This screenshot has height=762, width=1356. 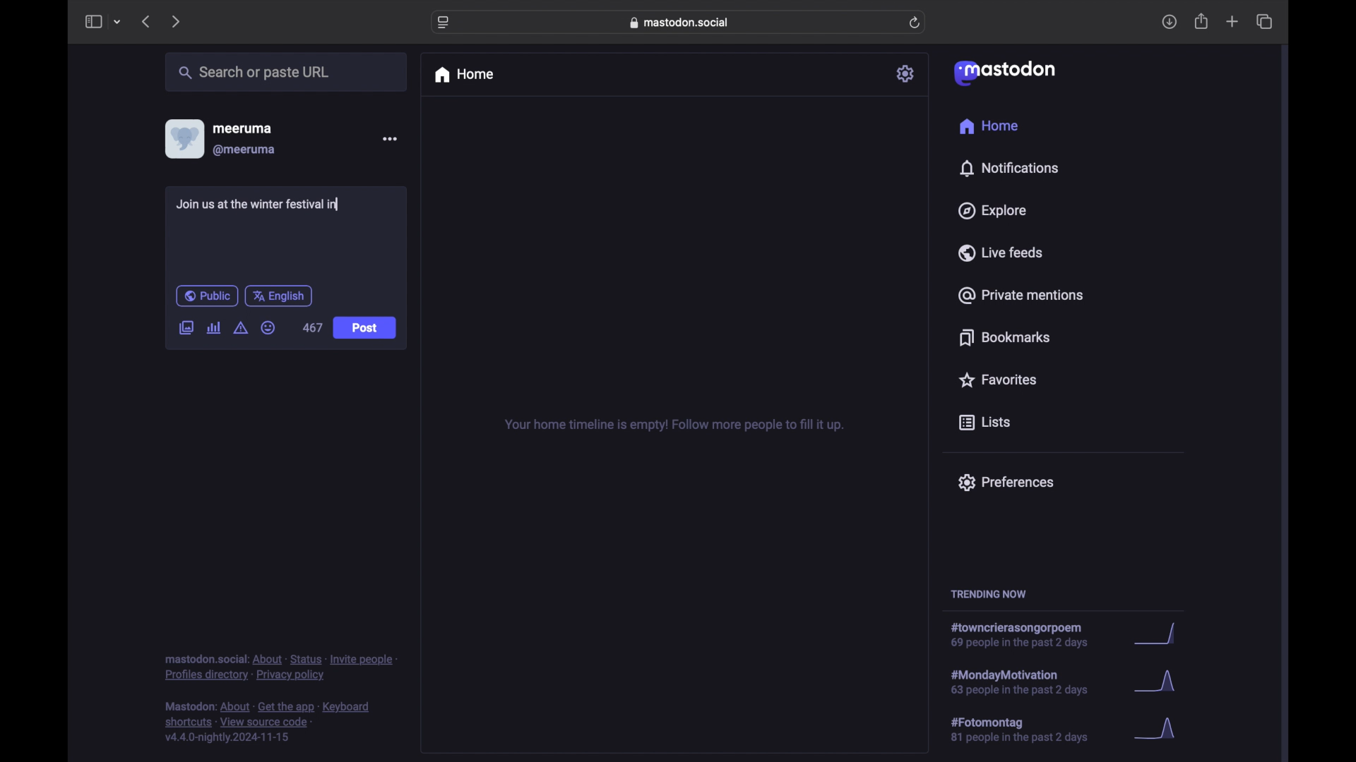 What do you see at coordinates (997, 380) in the screenshot?
I see `favorites` at bounding box center [997, 380].